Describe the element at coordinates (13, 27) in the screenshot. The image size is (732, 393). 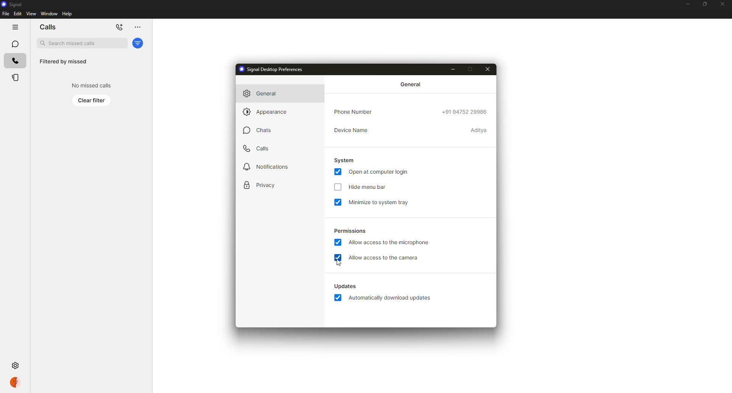
I see `hide tabs` at that location.